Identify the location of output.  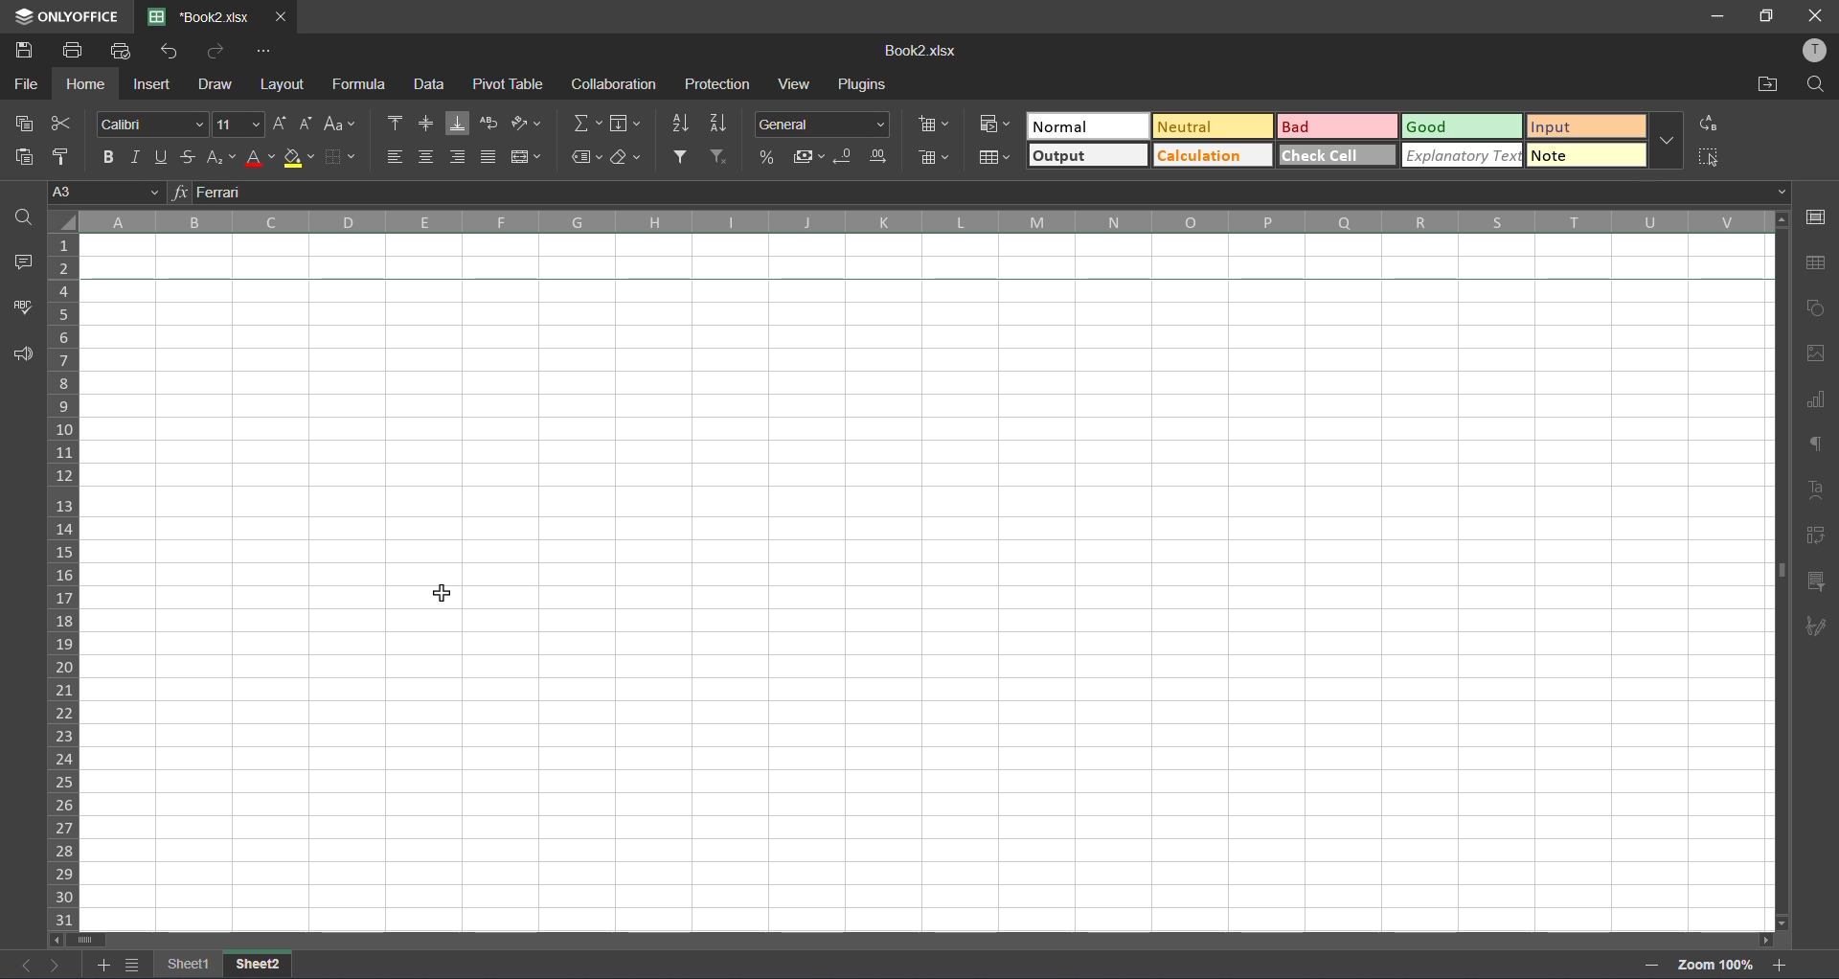
(1087, 154).